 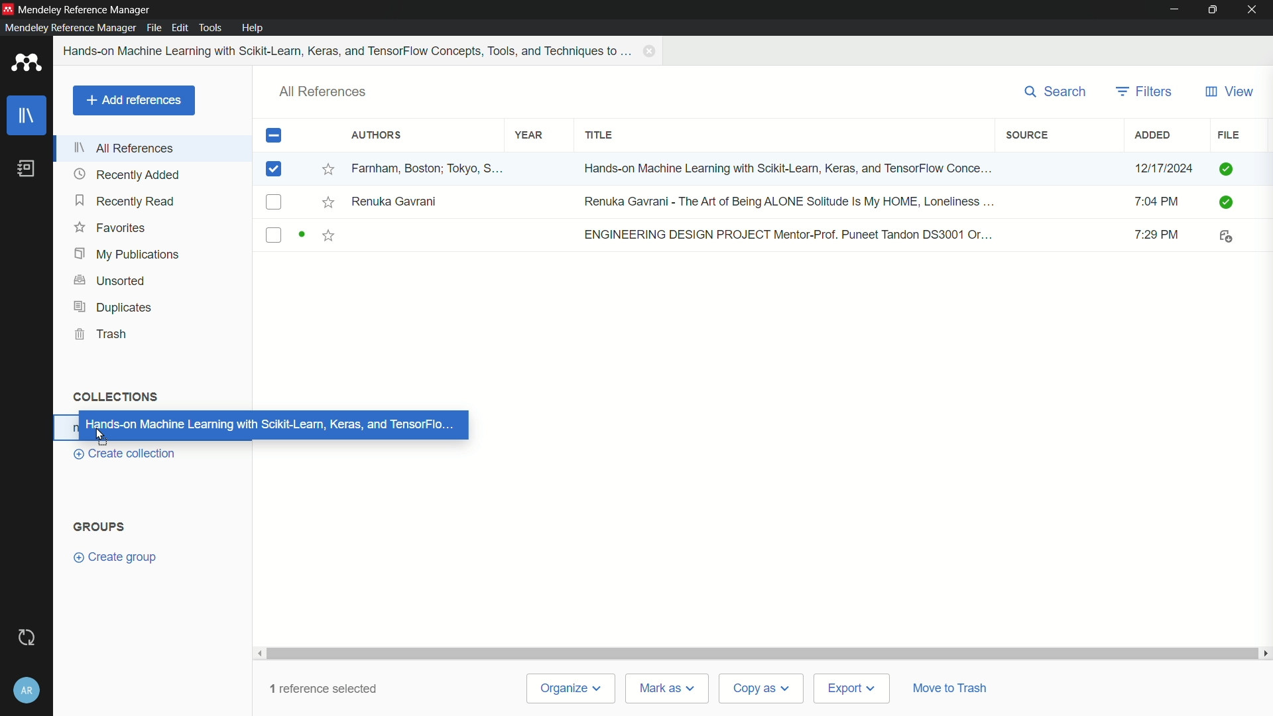 I want to click on file menu, so click(x=154, y=27).